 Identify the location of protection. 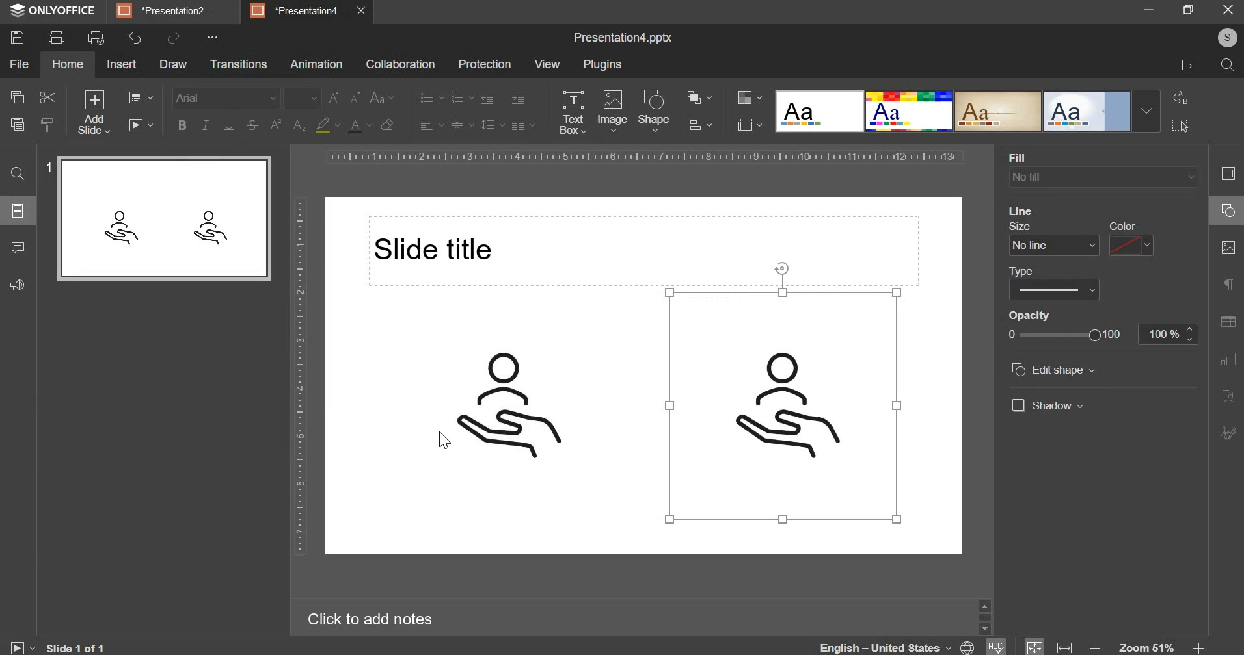
(485, 64).